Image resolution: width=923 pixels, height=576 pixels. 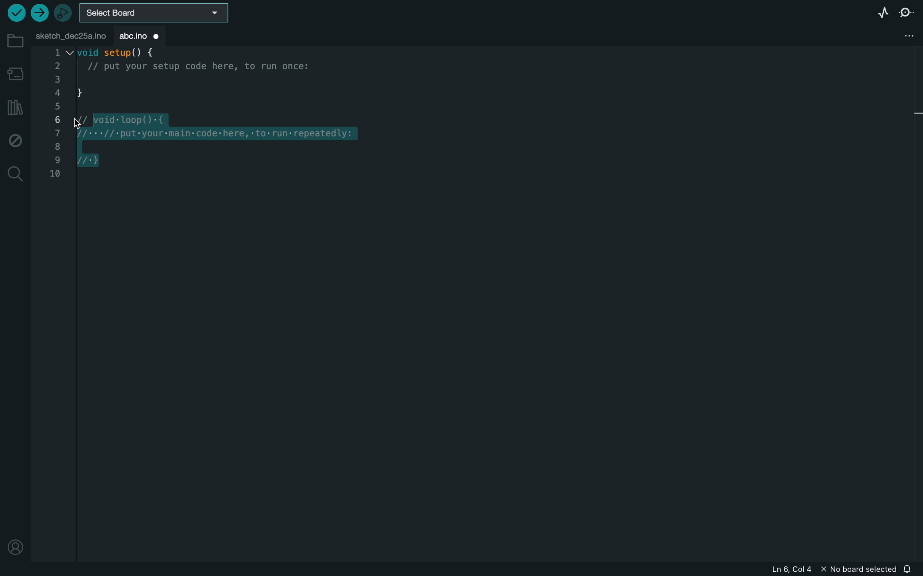 I want to click on serial  monitor, so click(x=908, y=14).